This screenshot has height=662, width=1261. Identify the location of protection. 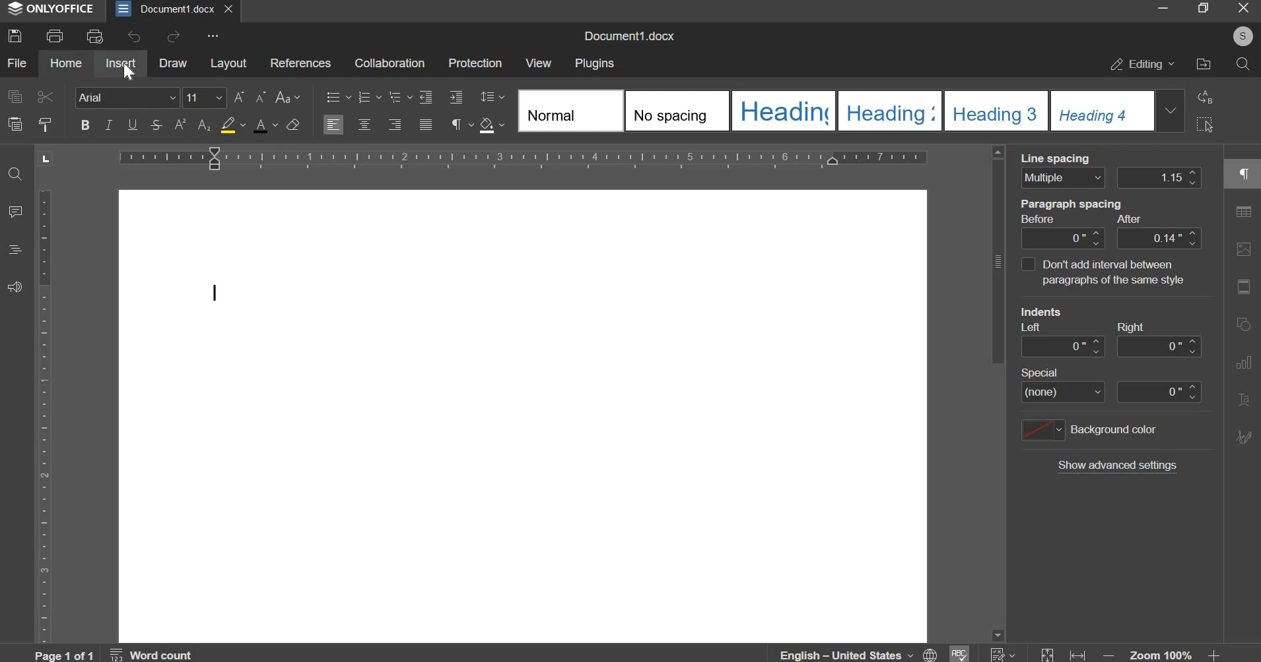
(475, 63).